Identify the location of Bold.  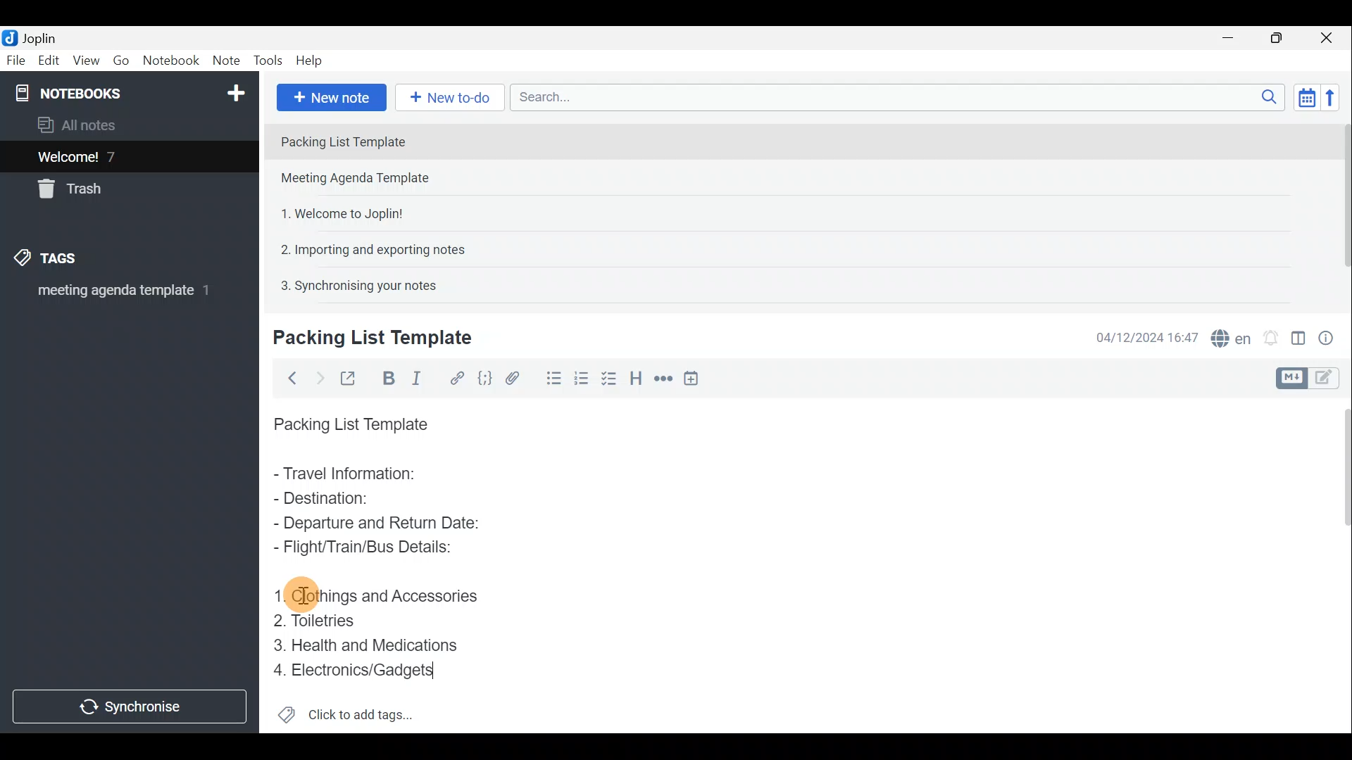
(387, 377).